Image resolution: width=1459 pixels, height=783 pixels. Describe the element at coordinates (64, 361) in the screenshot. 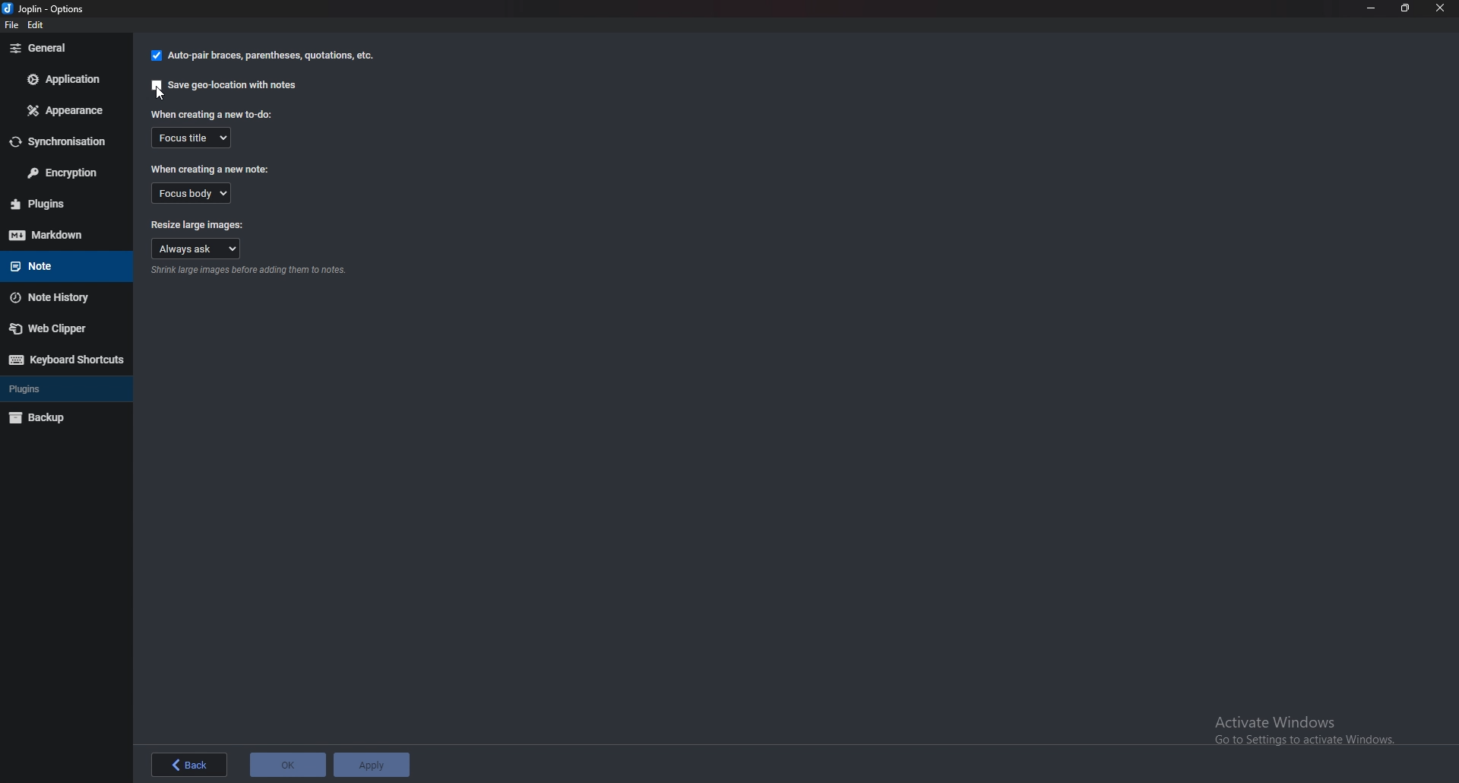

I see `Keyboard shortcuts` at that location.